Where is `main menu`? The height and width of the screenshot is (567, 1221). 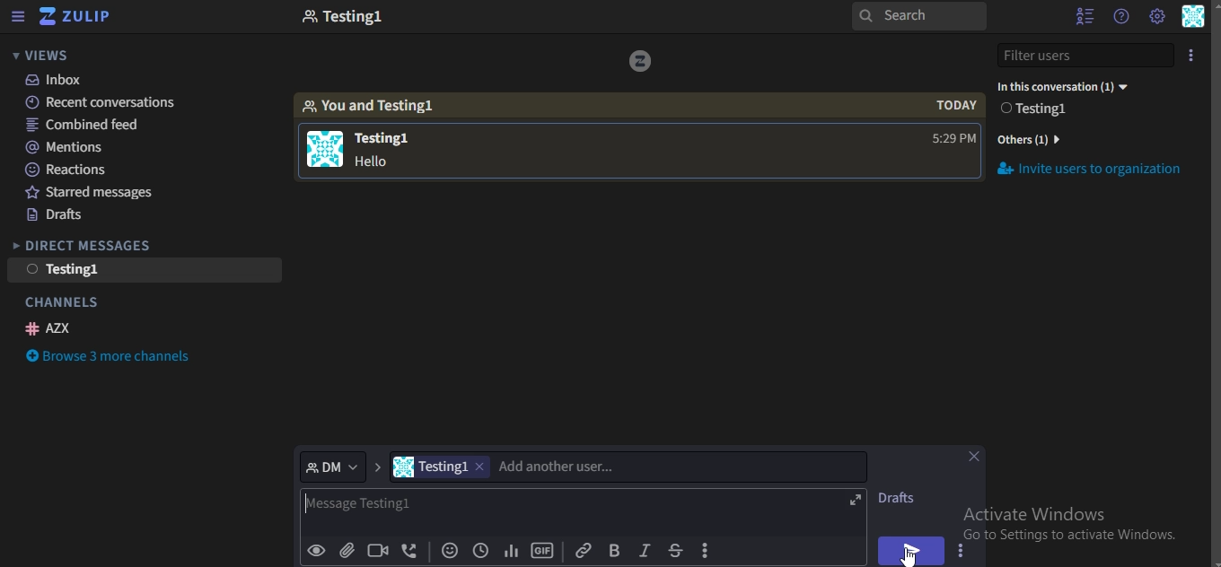 main menu is located at coordinates (1156, 16).